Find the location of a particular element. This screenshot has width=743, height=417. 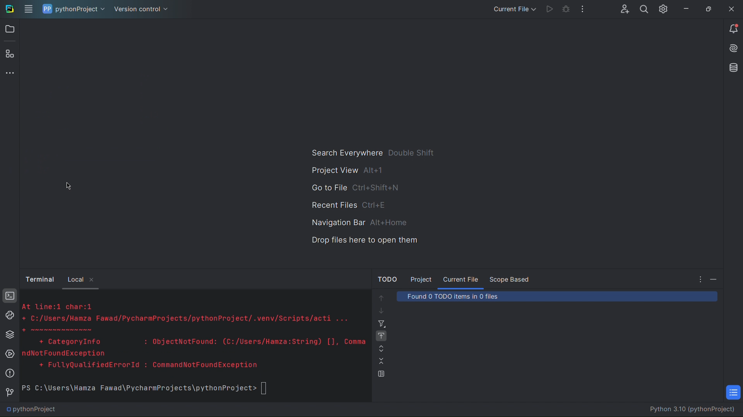

Recent Files ctrl+e is located at coordinates (351, 204).